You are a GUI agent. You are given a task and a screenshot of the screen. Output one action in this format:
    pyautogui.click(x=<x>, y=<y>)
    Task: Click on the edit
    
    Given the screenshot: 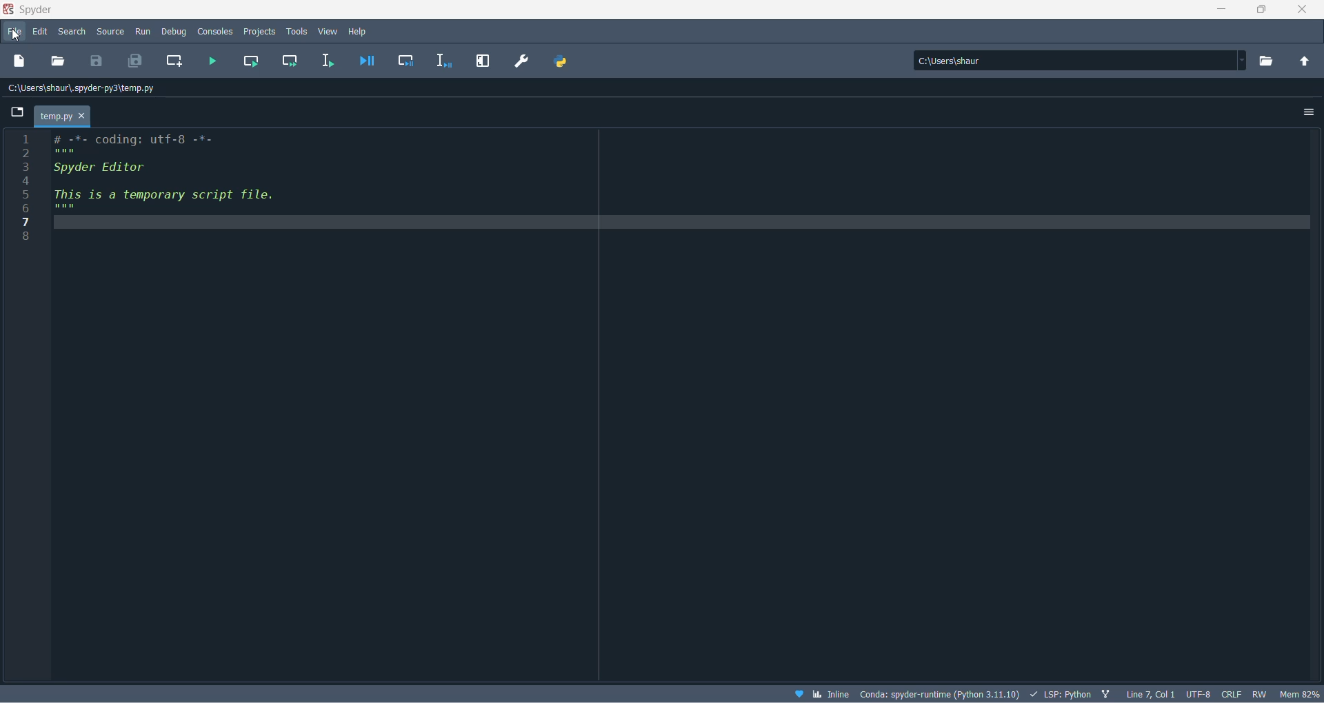 What is the action you would take?
    pyautogui.click(x=40, y=32)
    